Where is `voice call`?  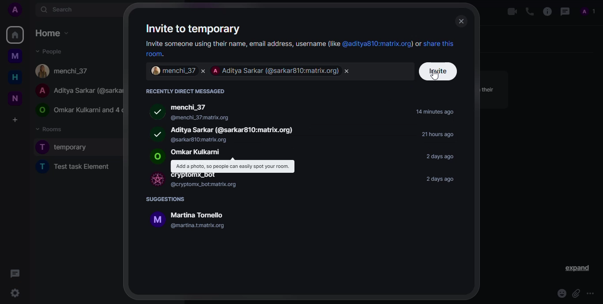 voice call is located at coordinates (528, 11).